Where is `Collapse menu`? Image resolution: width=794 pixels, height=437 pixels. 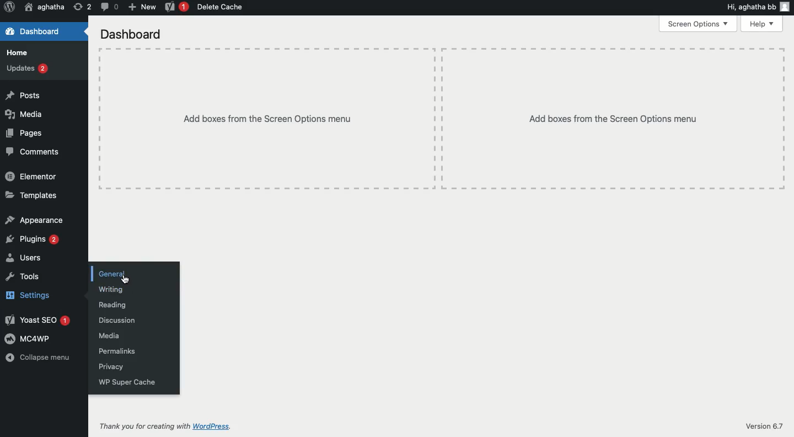
Collapse menu is located at coordinates (37, 358).